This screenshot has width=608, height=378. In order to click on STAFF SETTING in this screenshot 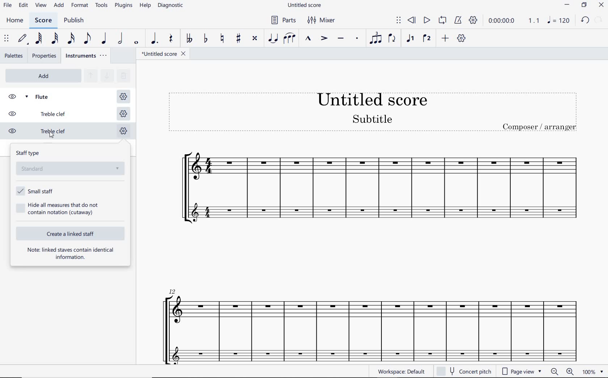, I will do `click(123, 113)`.